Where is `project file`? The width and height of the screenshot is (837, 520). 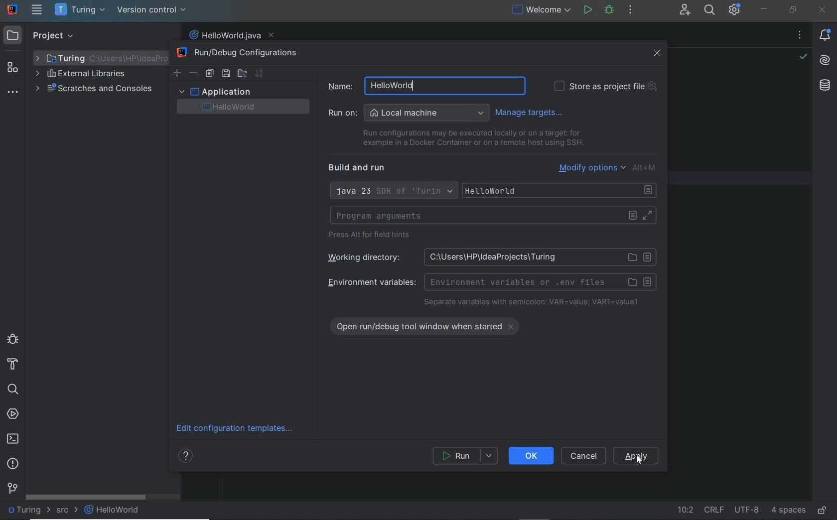 project file is located at coordinates (27, 510).